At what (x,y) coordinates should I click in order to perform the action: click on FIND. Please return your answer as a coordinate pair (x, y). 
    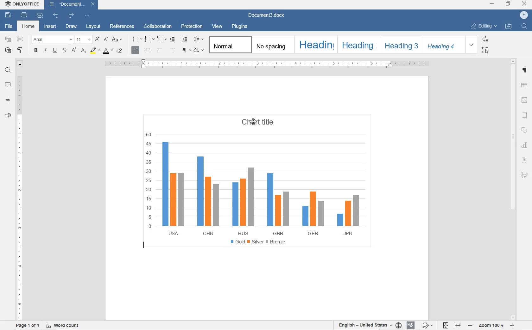
    Looking at the image, I should click on (524, 26).